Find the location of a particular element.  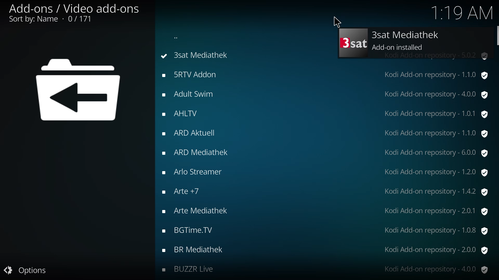

add-ons is located at coordinates (187, 230).